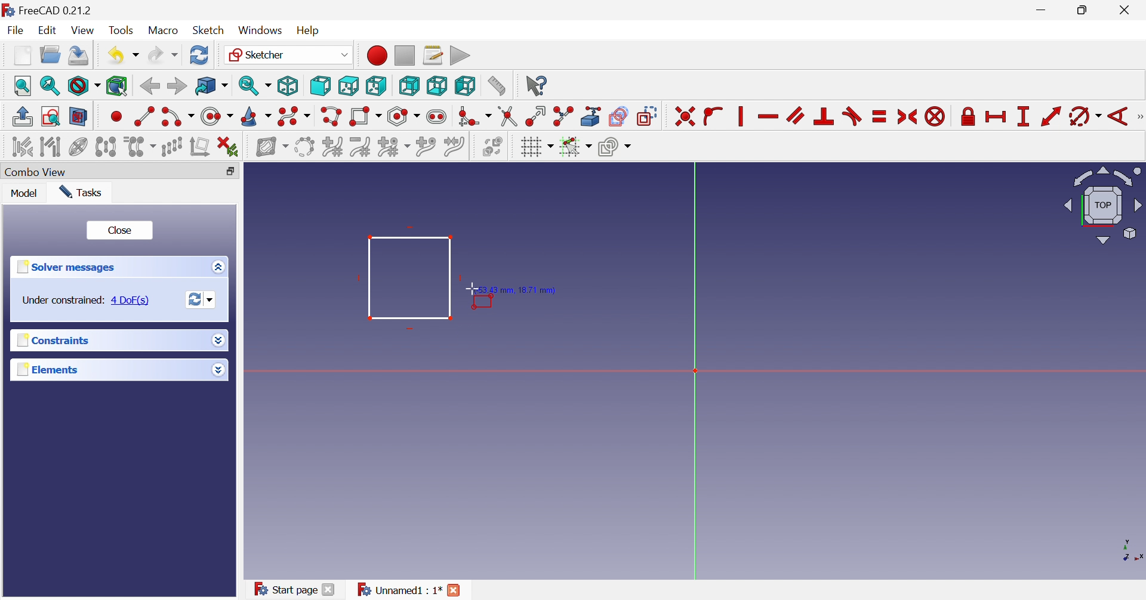 The height and width of the screenshot is (600, 1146). What do you see at coordinates (51, 342) in the screenshot?
I see `Constraints` at bounding box center [51, 342].